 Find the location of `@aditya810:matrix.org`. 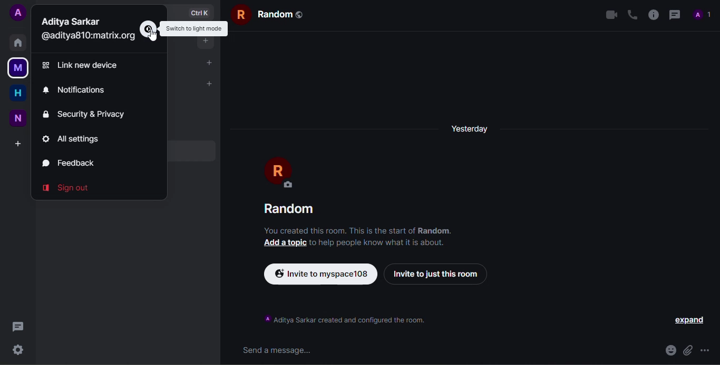

@aditya810:matrix.org is located at coordinates (91, 38).